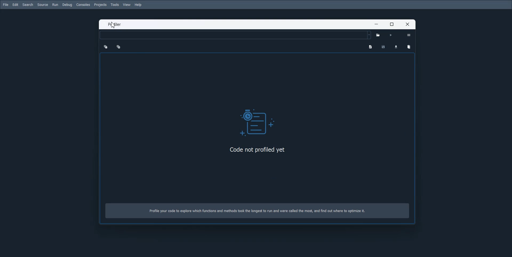 This screenshot has width=512, height=257. What do you see at coordinates (409, 35) in the screenshot?
I see `Option` at bounding box center [409, 35].